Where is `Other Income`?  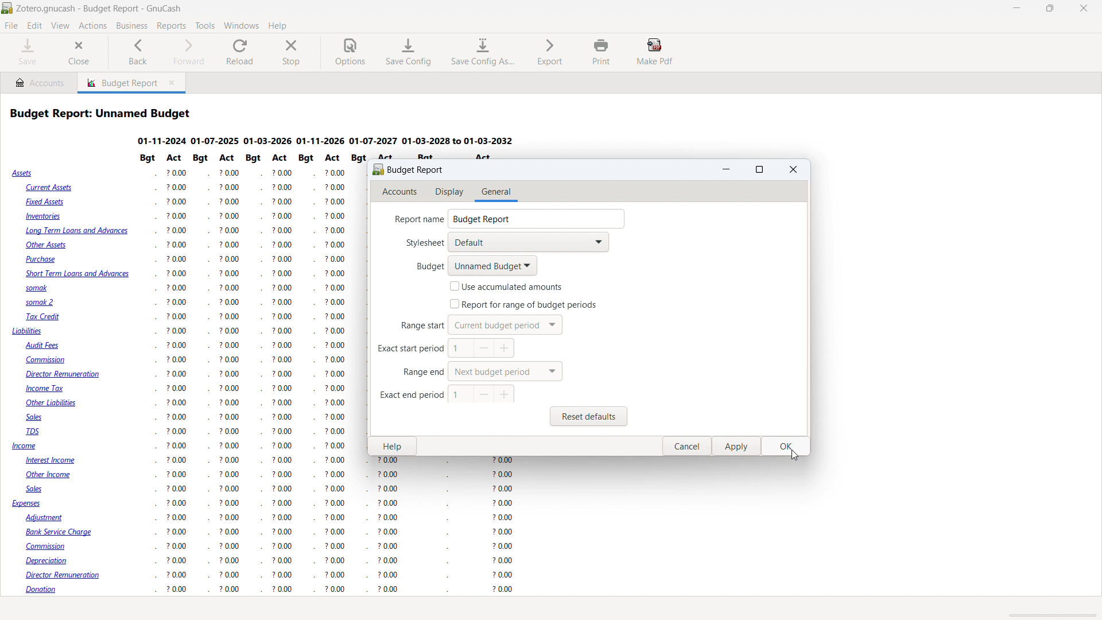
Other Income is located at coordinates (52, 476).